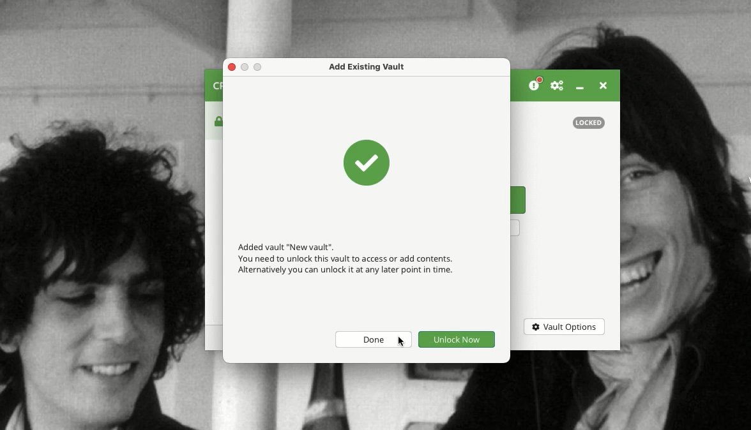 Image resolution: width=751 pixels, height=430 pixels. What do you see at coordinates (373, 339) in the screenshot?
I see `Done` at bounding box center [373, 339].